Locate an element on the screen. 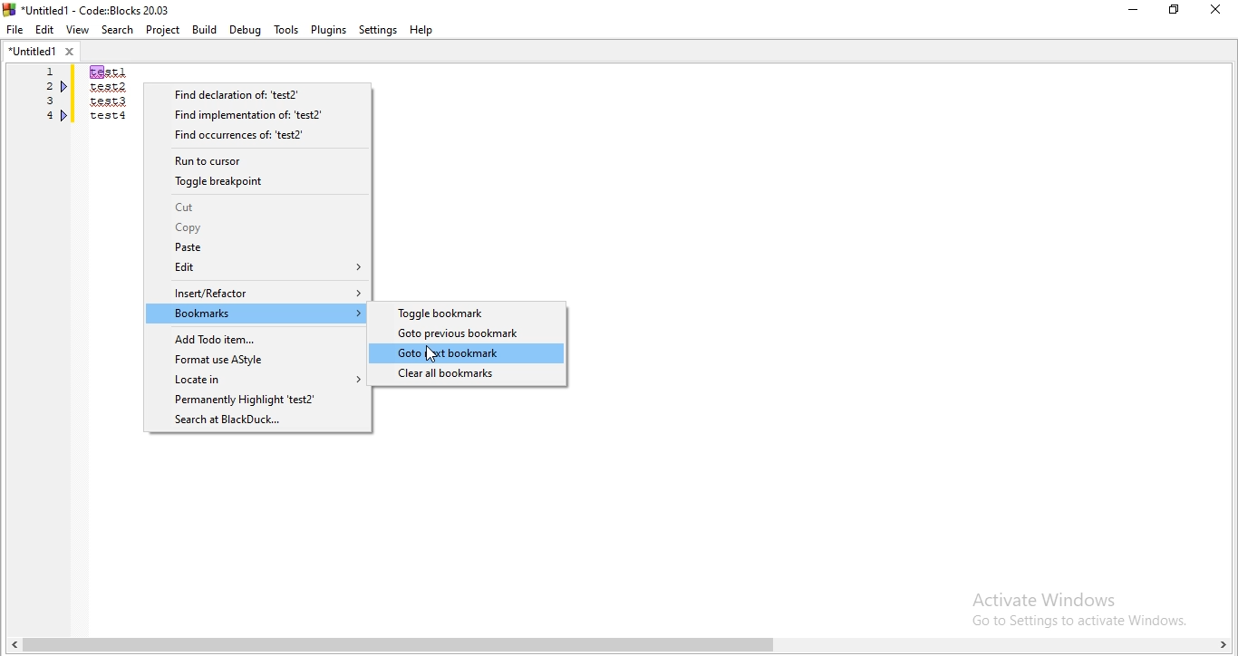 The width and height of the screenshot is (1238, 656). Maximize is located at coordinates (1177, 12).